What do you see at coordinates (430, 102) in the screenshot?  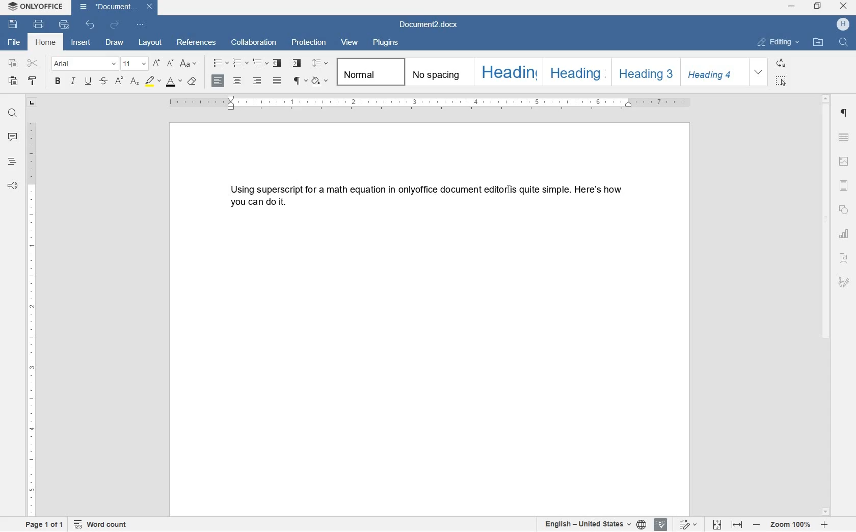 I see `ruler` at bounding box center [430, 102].